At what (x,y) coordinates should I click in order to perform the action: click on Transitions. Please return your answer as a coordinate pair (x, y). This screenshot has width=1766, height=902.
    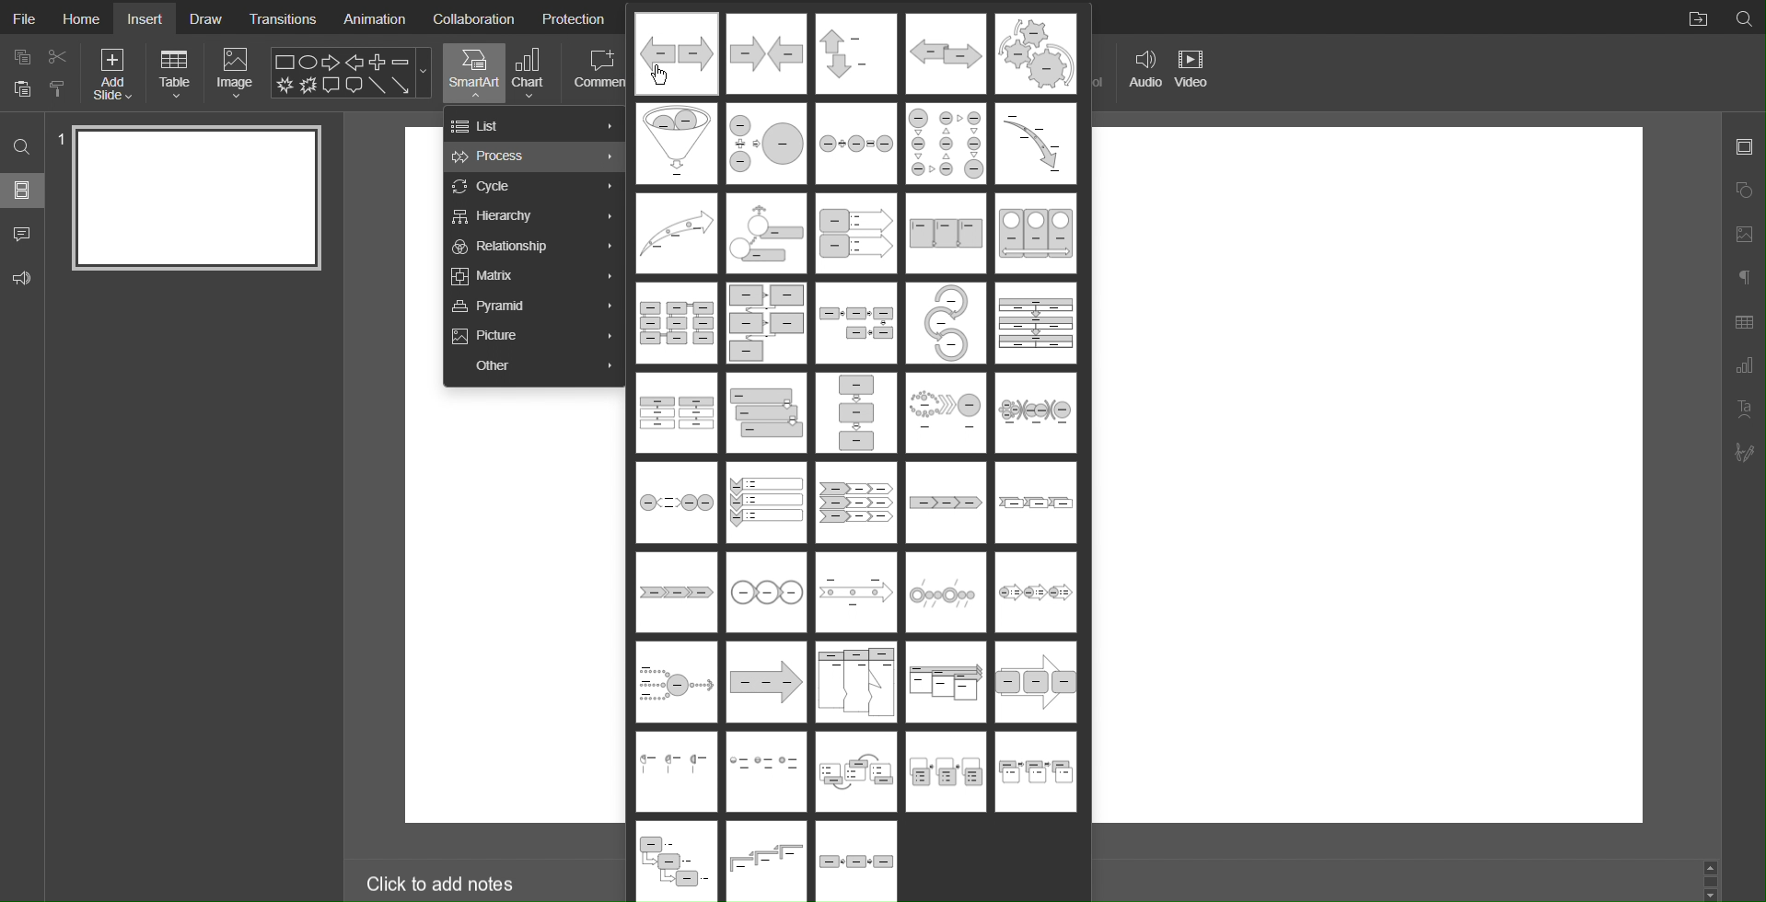
    Looking at the image, I should click on (283, 17).